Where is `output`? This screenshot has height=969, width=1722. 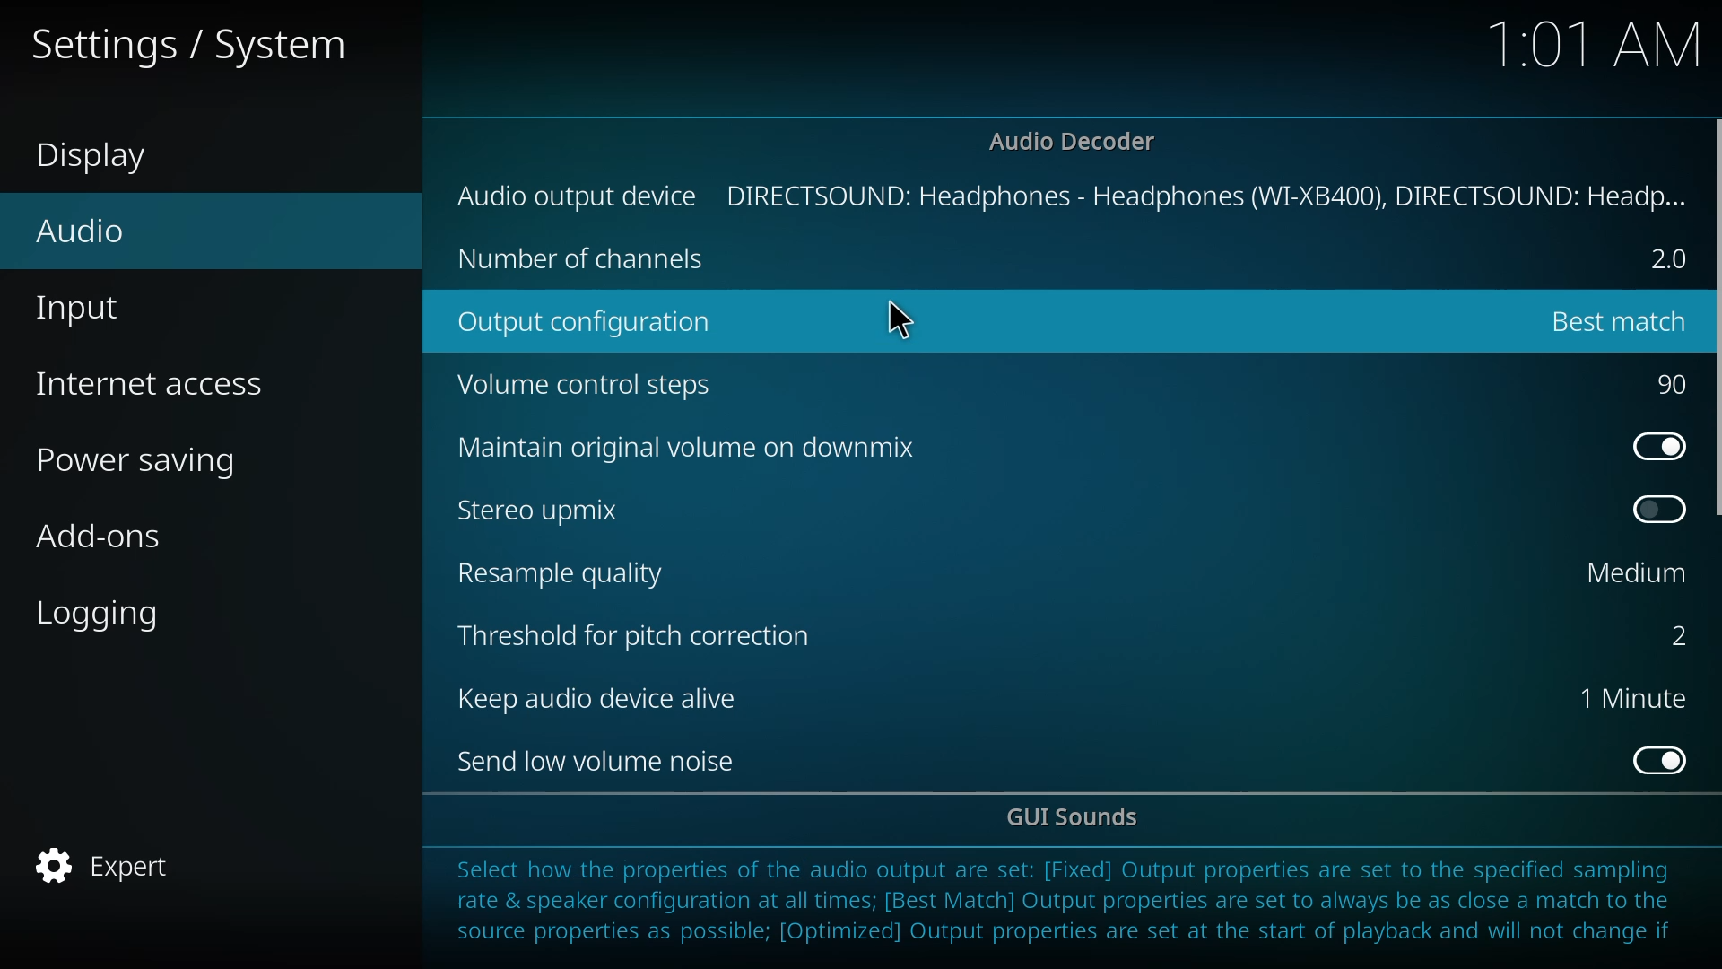
output is located at coordinates (1066, 196).